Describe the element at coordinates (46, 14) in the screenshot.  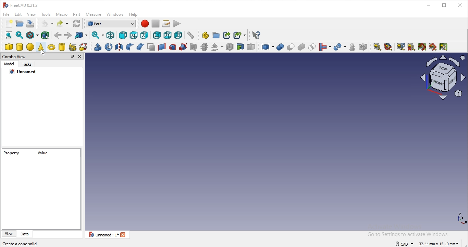
I see `tools` at that location.